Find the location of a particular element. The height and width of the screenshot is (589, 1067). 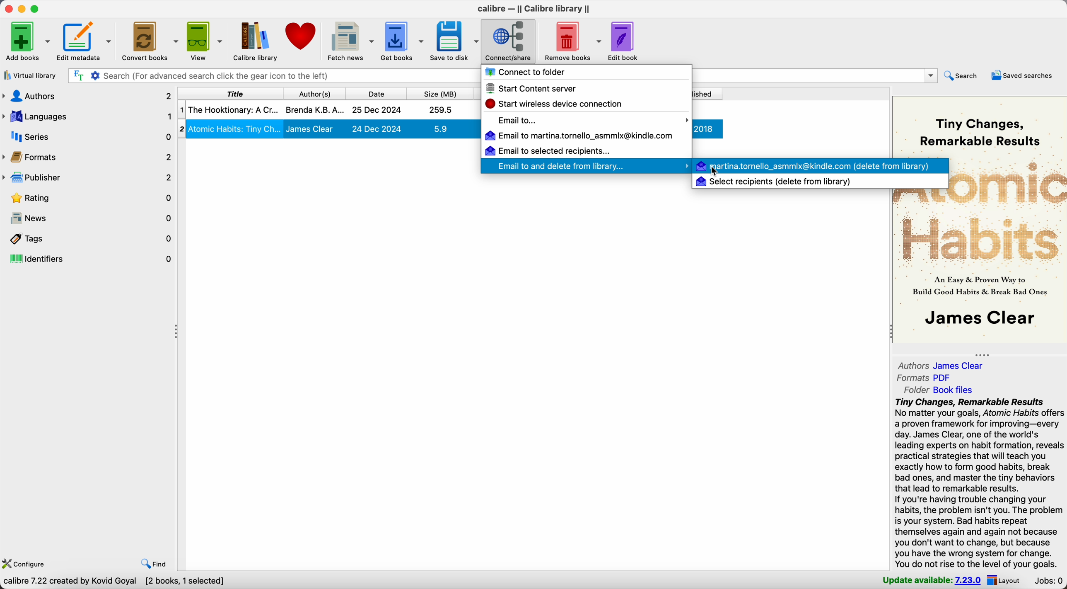

maximize Calibre is located at coordinates (37, 8).